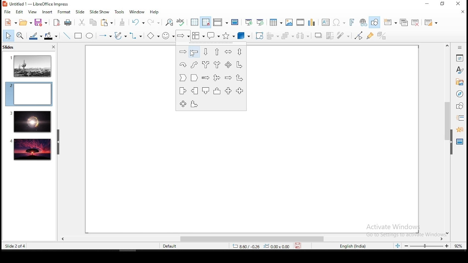 The width and height of the screenshot is (468, 263). What do you see at coordinates (239, 91) in the screenshot?
I see `up and down arrow callout` at bounding box center [239, 91].